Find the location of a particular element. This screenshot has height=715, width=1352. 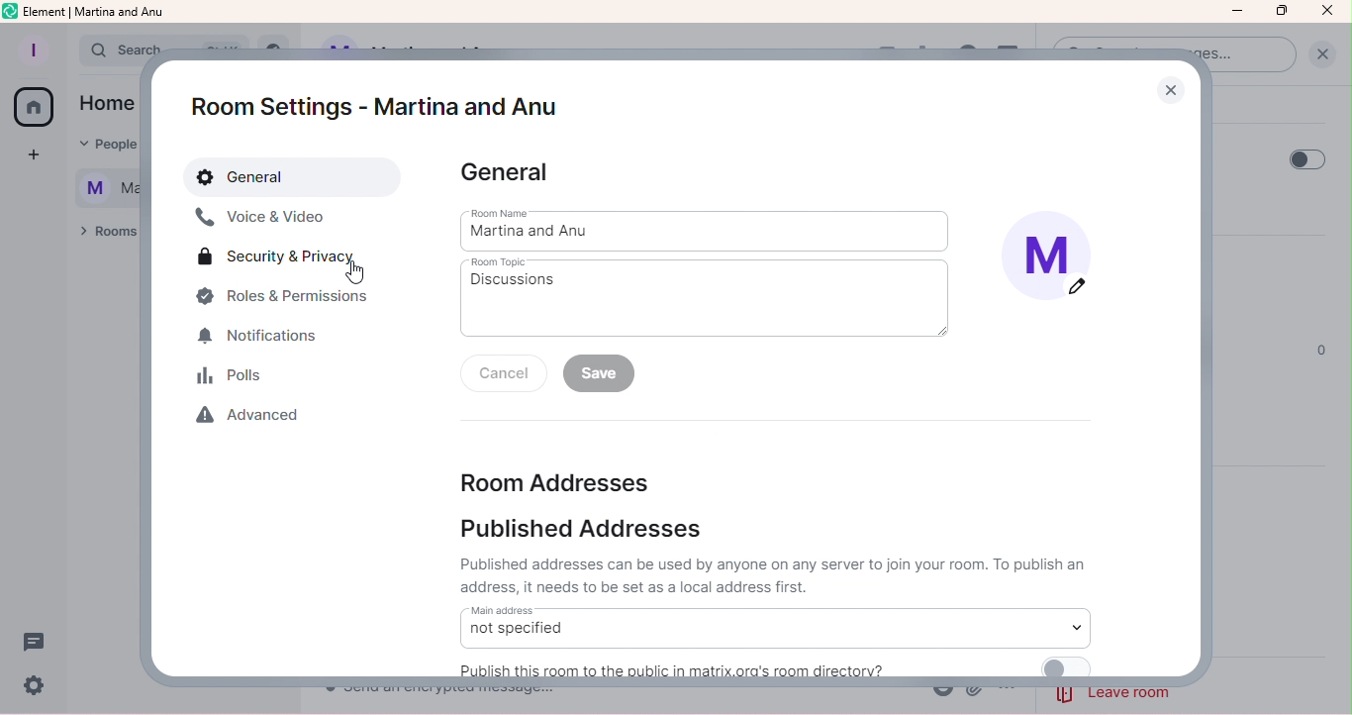

text is located at coordinates (672, 671).